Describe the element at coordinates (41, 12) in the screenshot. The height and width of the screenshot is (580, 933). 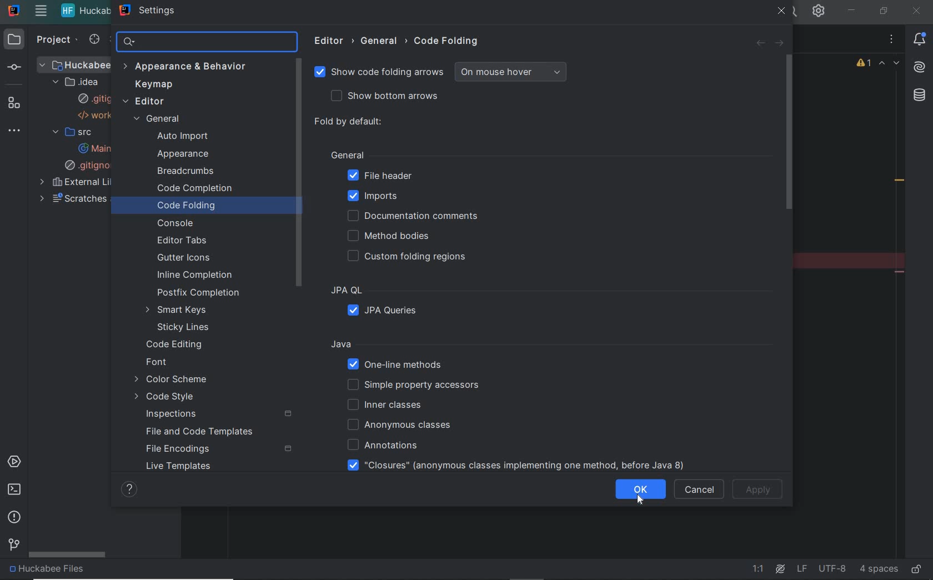
I see `main menu` at that location.